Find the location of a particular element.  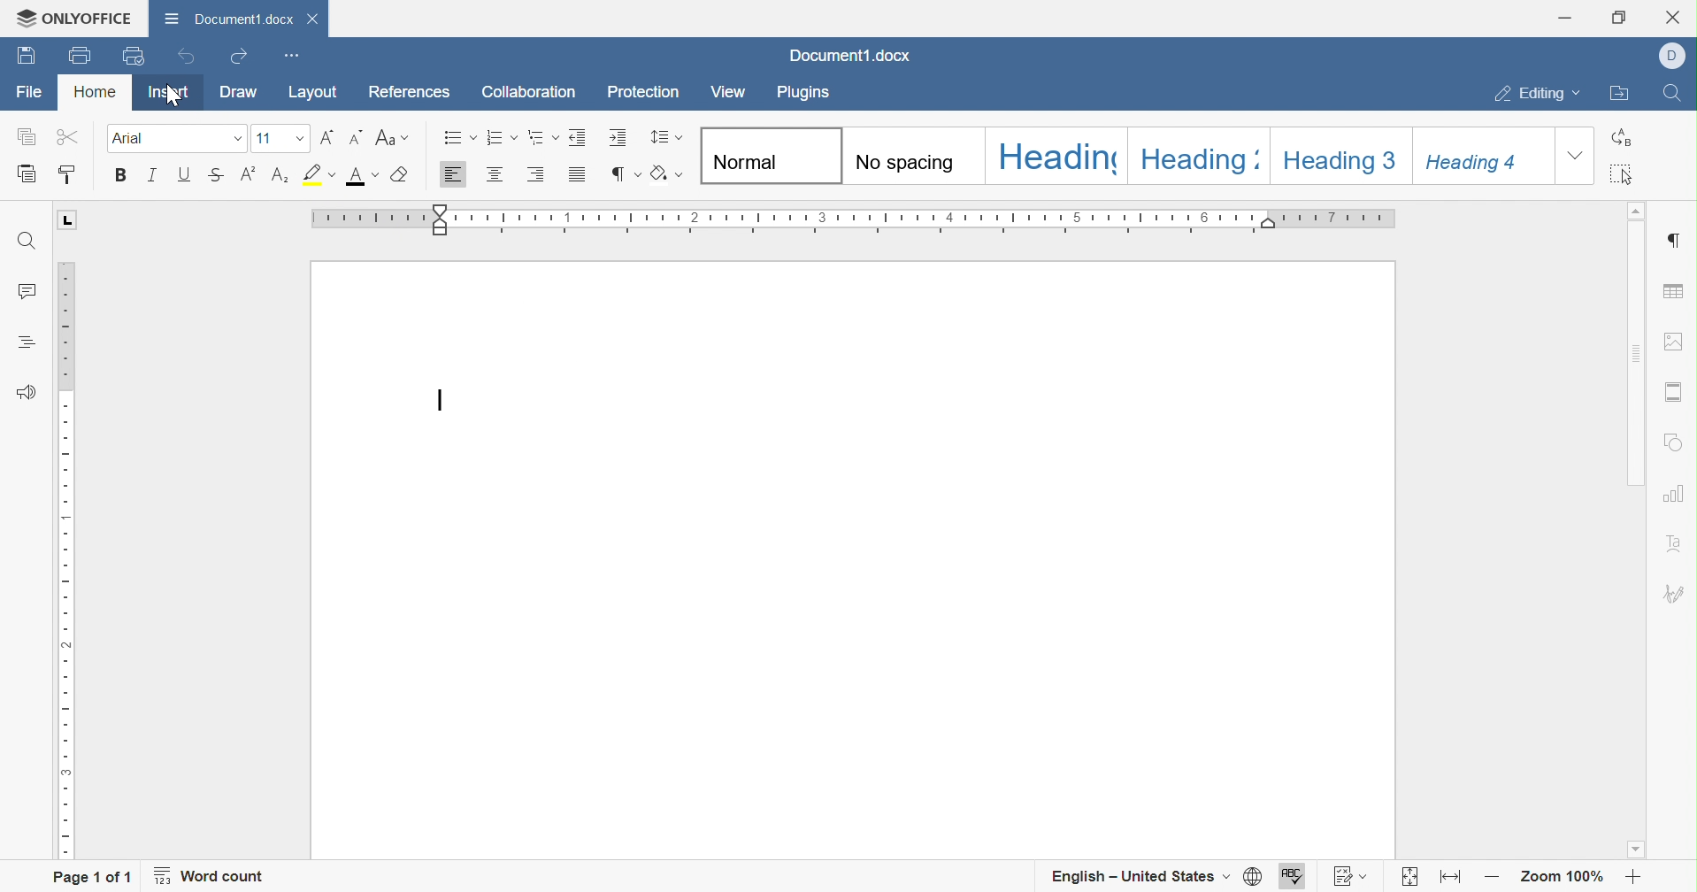

Close is located at coordinates (317, 18).